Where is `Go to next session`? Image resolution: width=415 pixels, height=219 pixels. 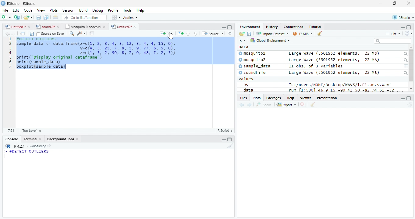
Go to next session is located at coordinates (196, 34).